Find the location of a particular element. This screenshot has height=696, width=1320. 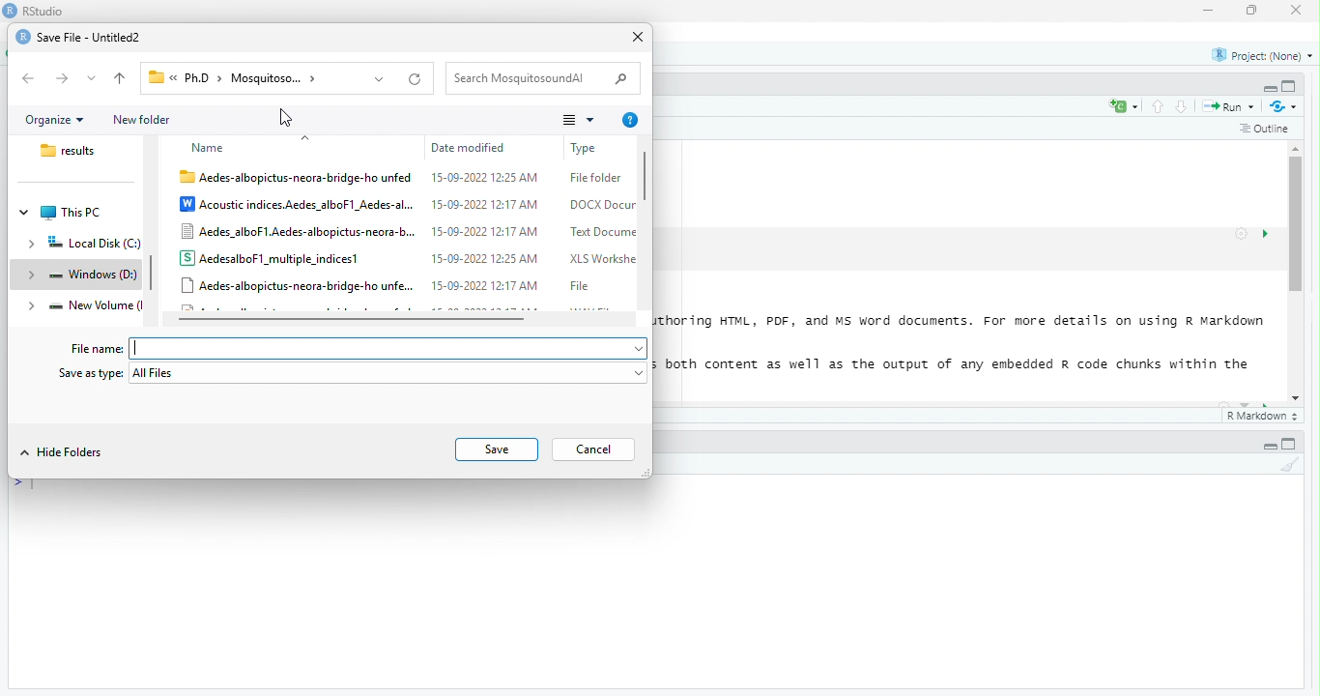

«Backward  is located at coordinates (30, 78).